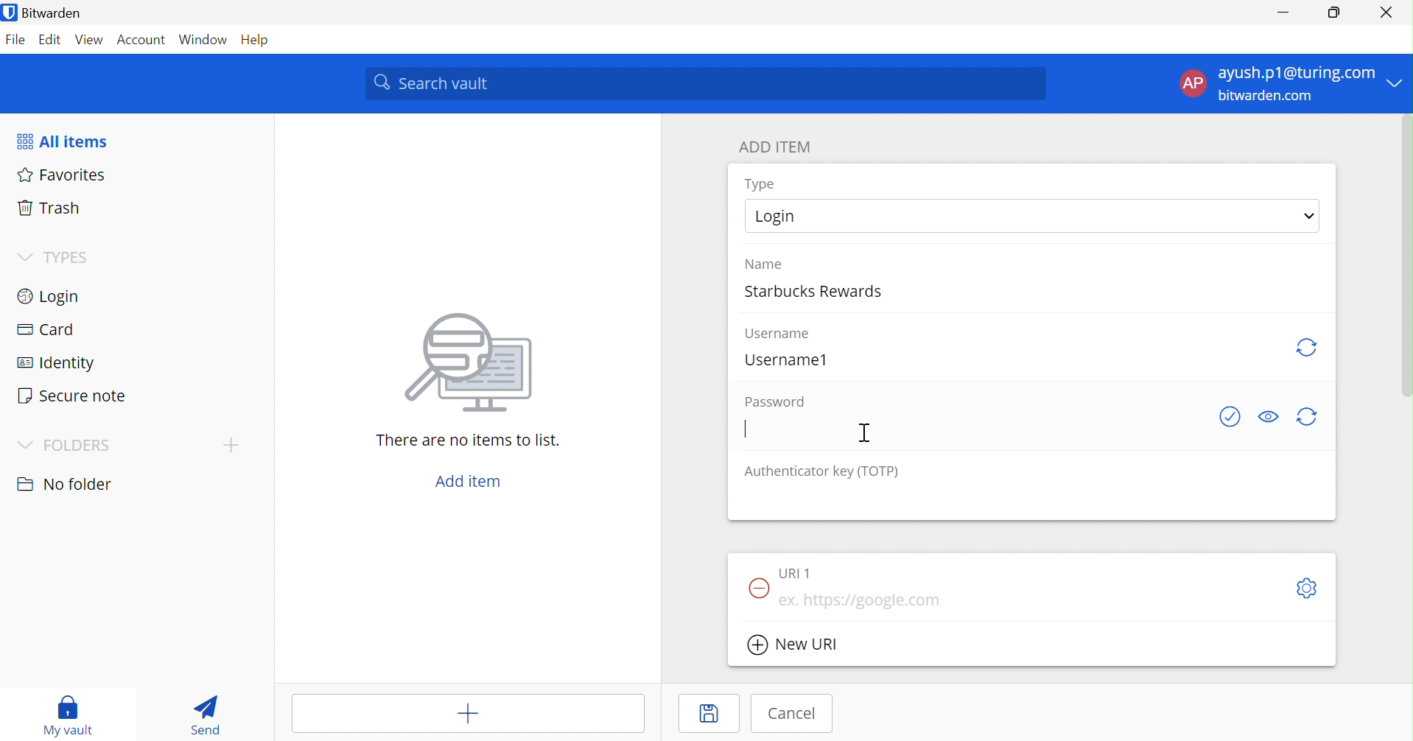 This screenshot has height=741, width=1413. What do you see at coordinates (52, 41) in the screenshot?
I see `Edit` at bounding box center [52, 41].